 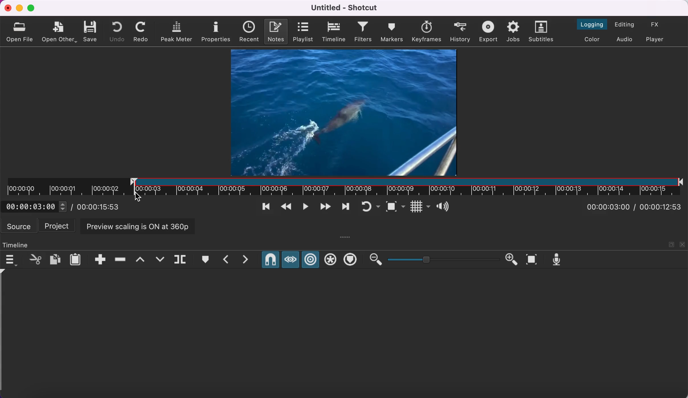 What do you see at coordinates (346, 237) in the screenshot?
I see `more` at bounding box center [346, 237].